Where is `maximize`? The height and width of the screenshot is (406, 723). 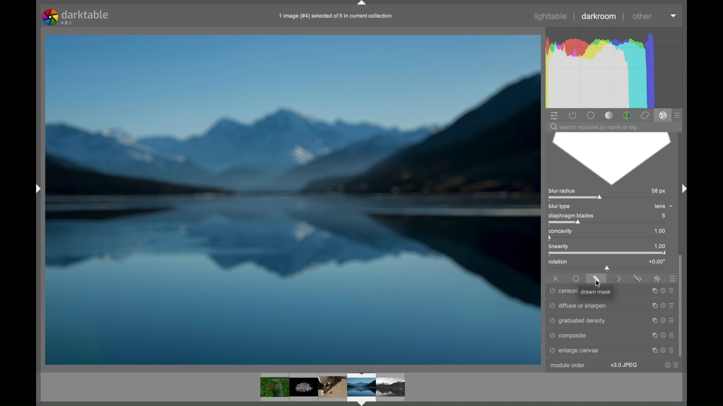 maximize is located at coordinates (652, 334).